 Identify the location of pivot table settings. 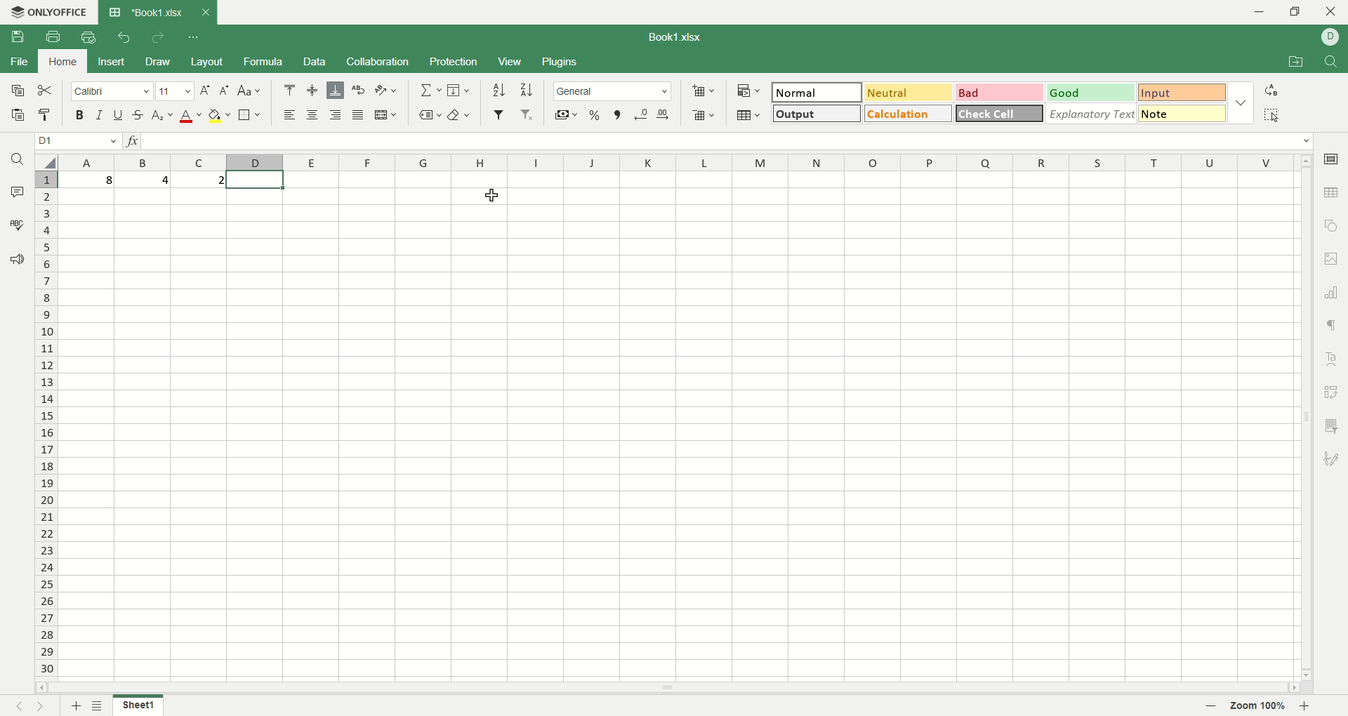
(1333, 392).